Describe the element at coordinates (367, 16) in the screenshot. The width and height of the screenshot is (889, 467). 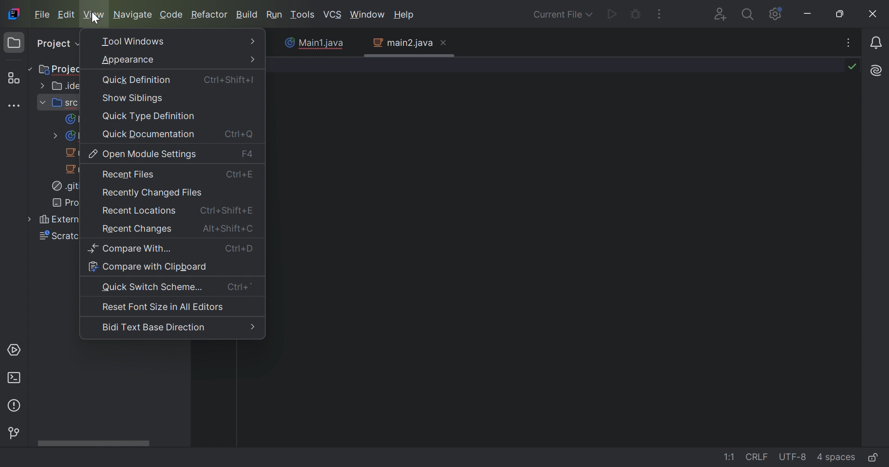
I see `Window` at that location.